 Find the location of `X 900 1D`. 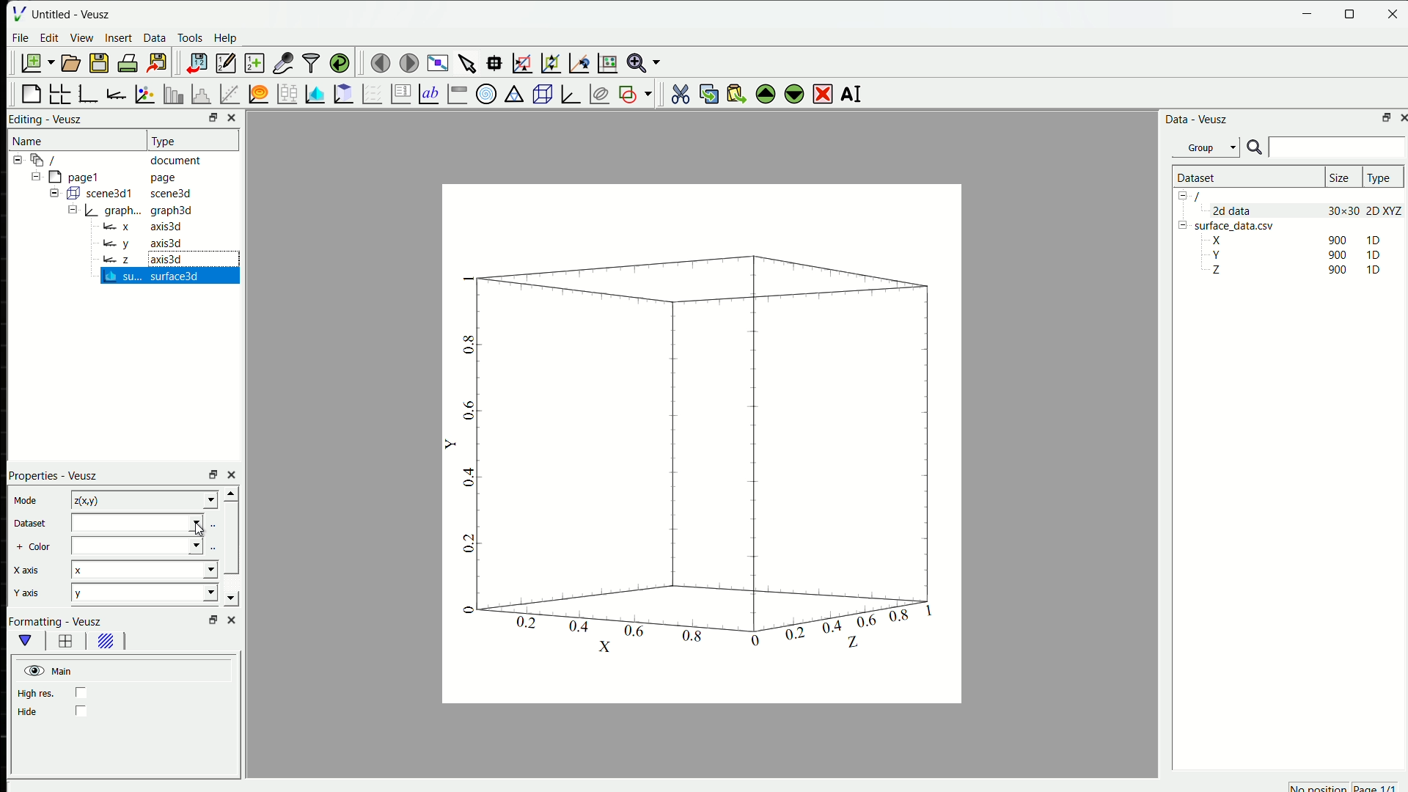

X 900 1D is located at coordinates (1291, 240).